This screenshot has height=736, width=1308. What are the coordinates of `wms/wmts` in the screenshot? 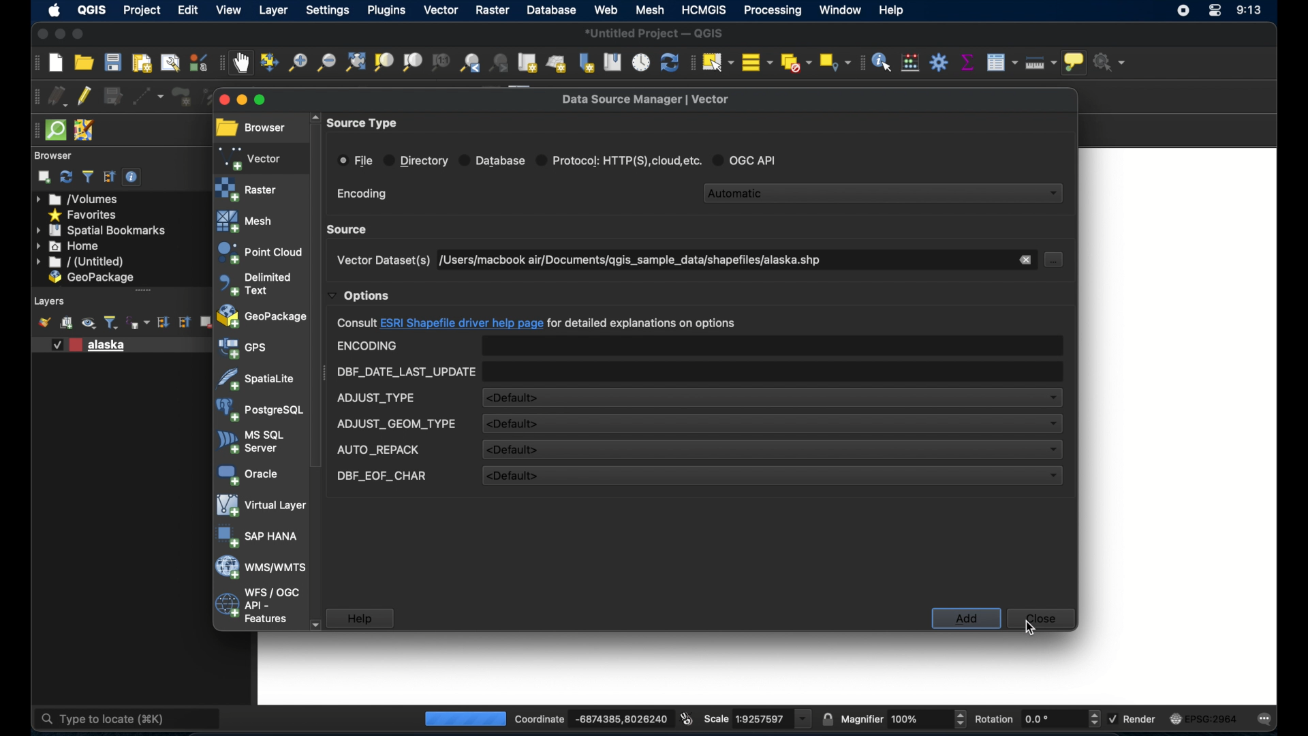 It's located at (260, 568).